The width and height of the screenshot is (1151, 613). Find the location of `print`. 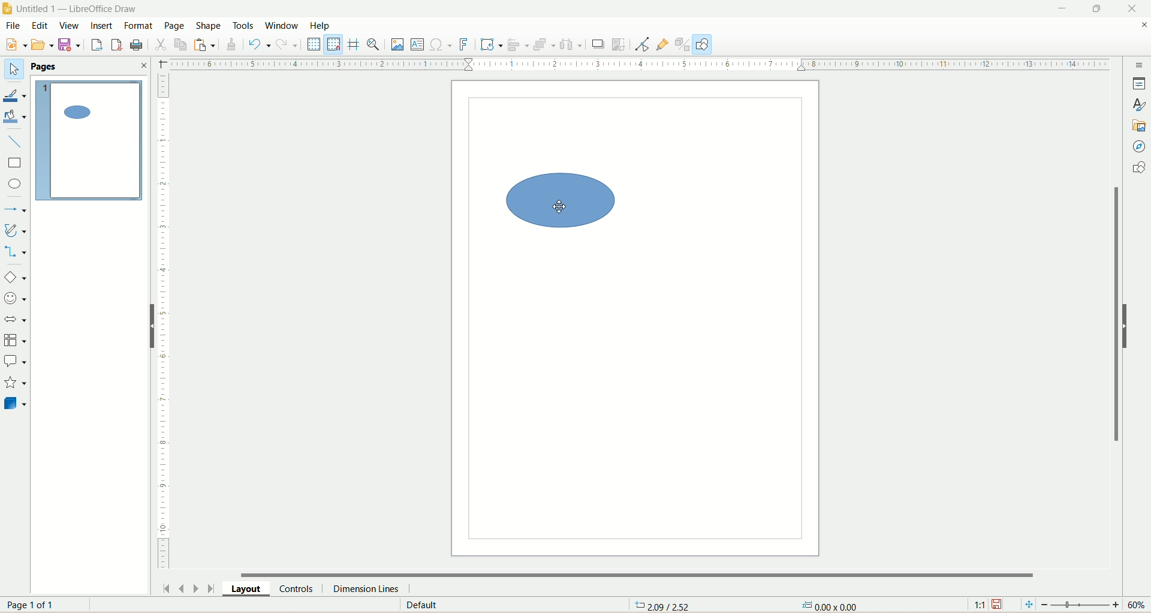

print is located at coordinates (141, 46).